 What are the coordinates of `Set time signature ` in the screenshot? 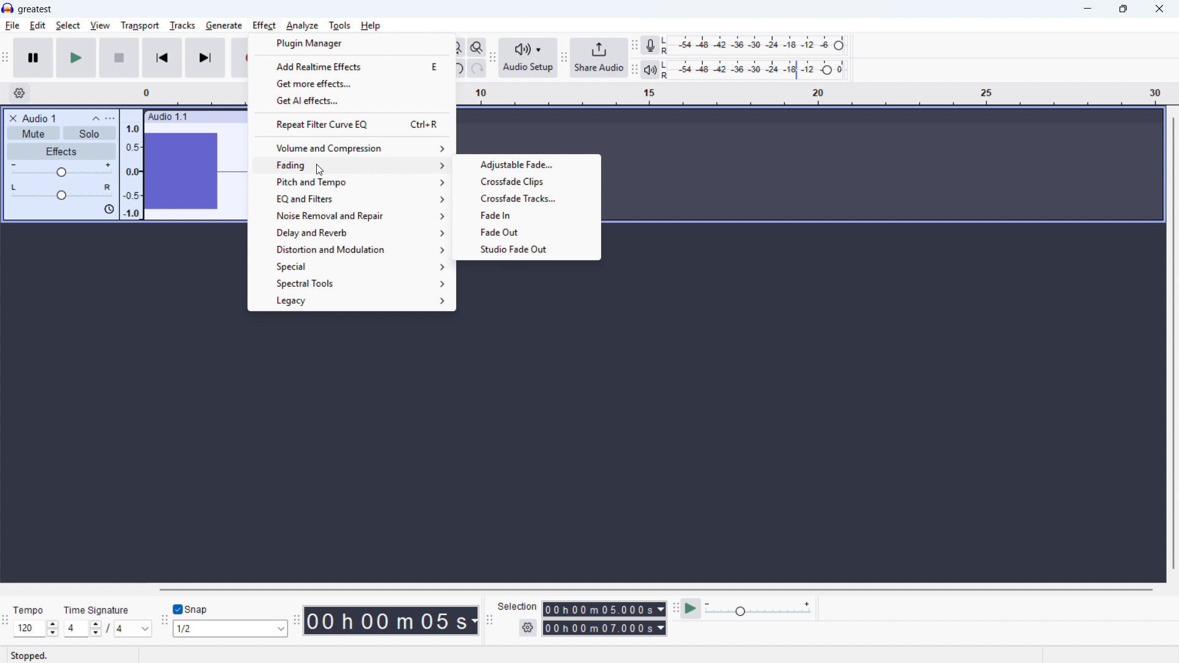 It's located at (109, 629).